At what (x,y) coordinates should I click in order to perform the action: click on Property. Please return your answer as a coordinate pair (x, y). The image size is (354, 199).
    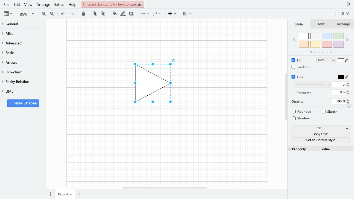
    Looking at the image, I should click on (304, 149).